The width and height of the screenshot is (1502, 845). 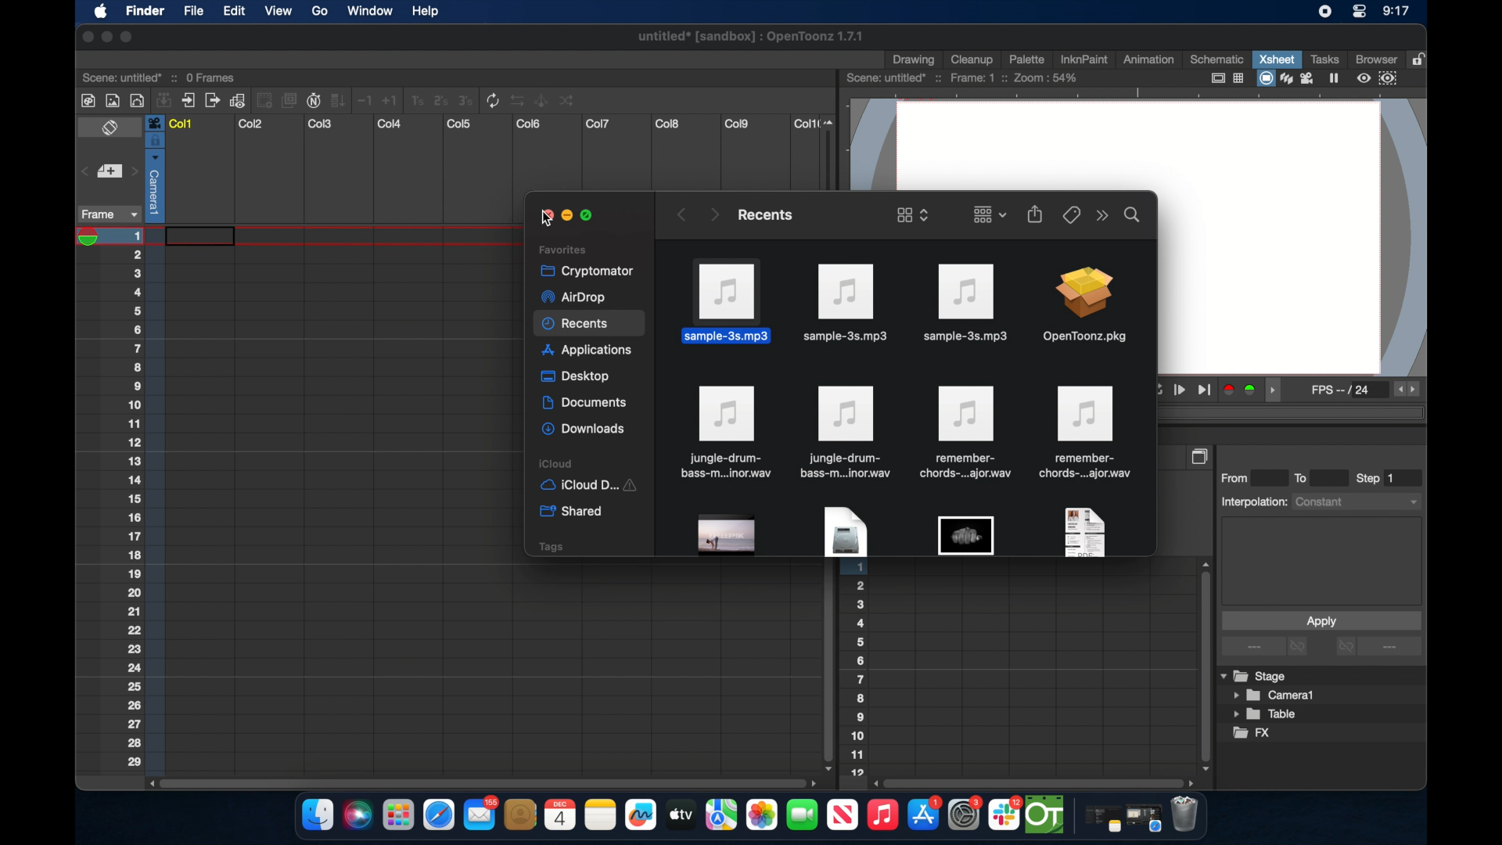 What do you see at coordinates (577, 377) in the screenshot?
I see `desktop` at bounding box center [577, 377].